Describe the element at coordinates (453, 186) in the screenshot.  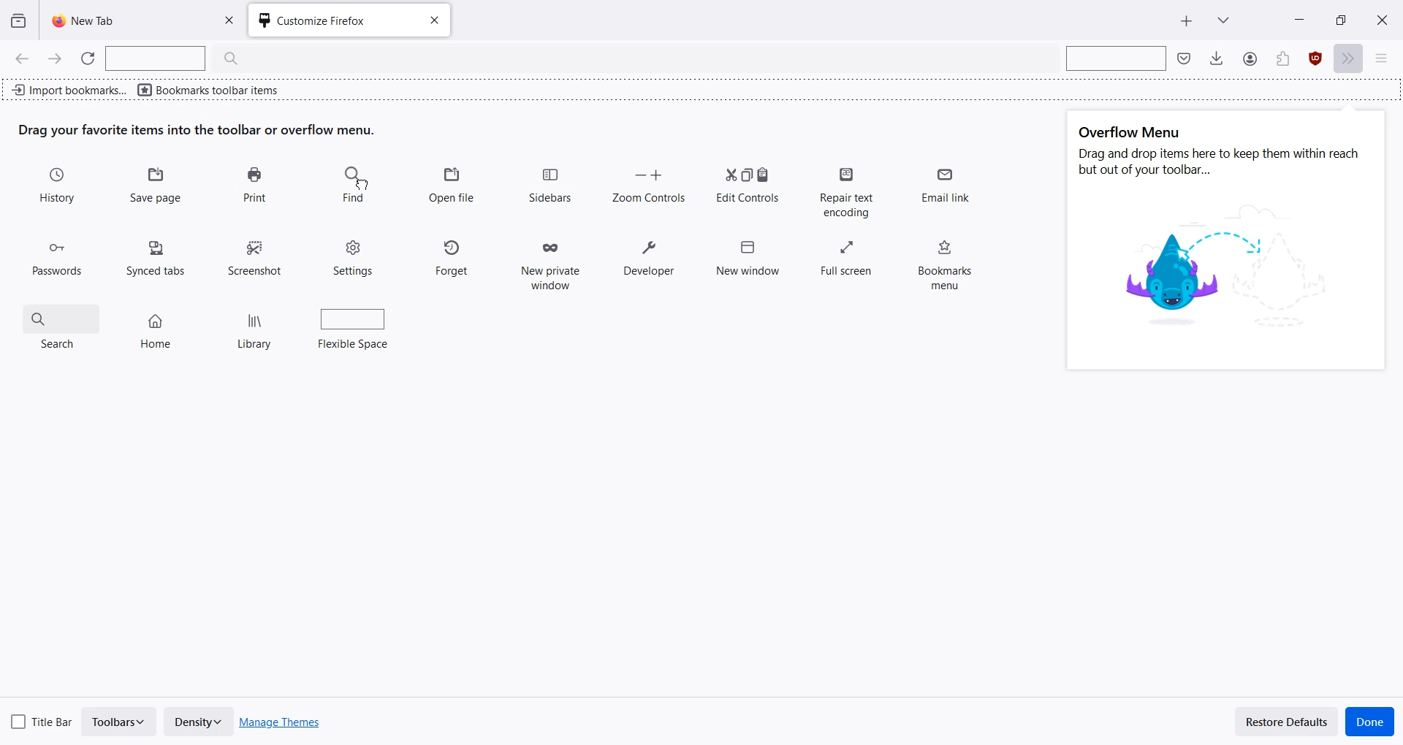
I see `Open file` at that location.